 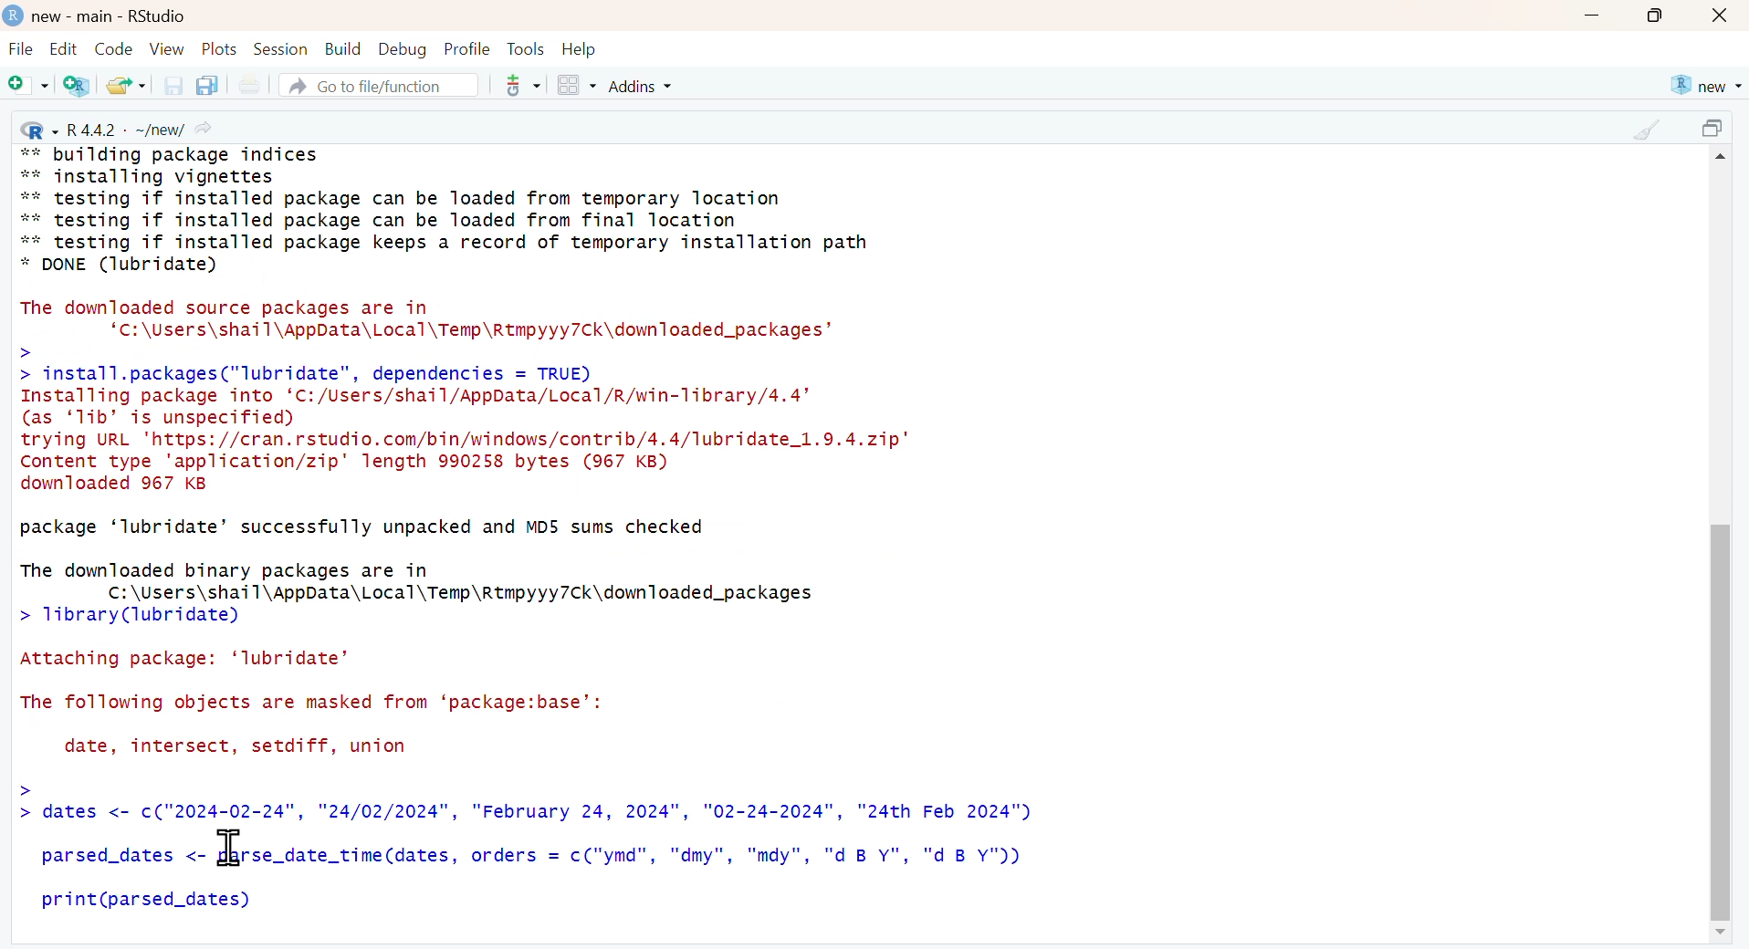 I want to click on Build, so click(x=342, y=49).